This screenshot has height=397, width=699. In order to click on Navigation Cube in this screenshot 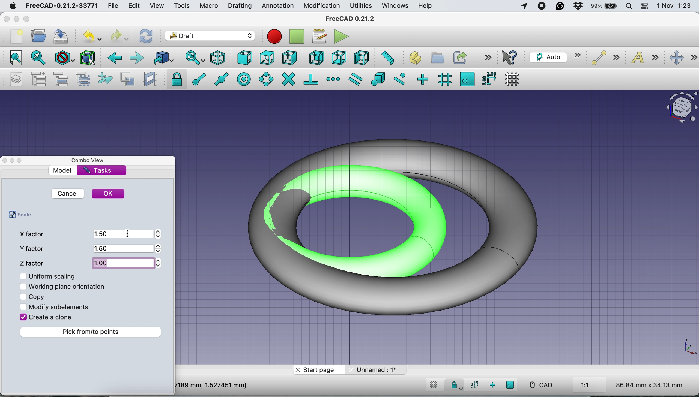, I will do `click(679, 107)`.